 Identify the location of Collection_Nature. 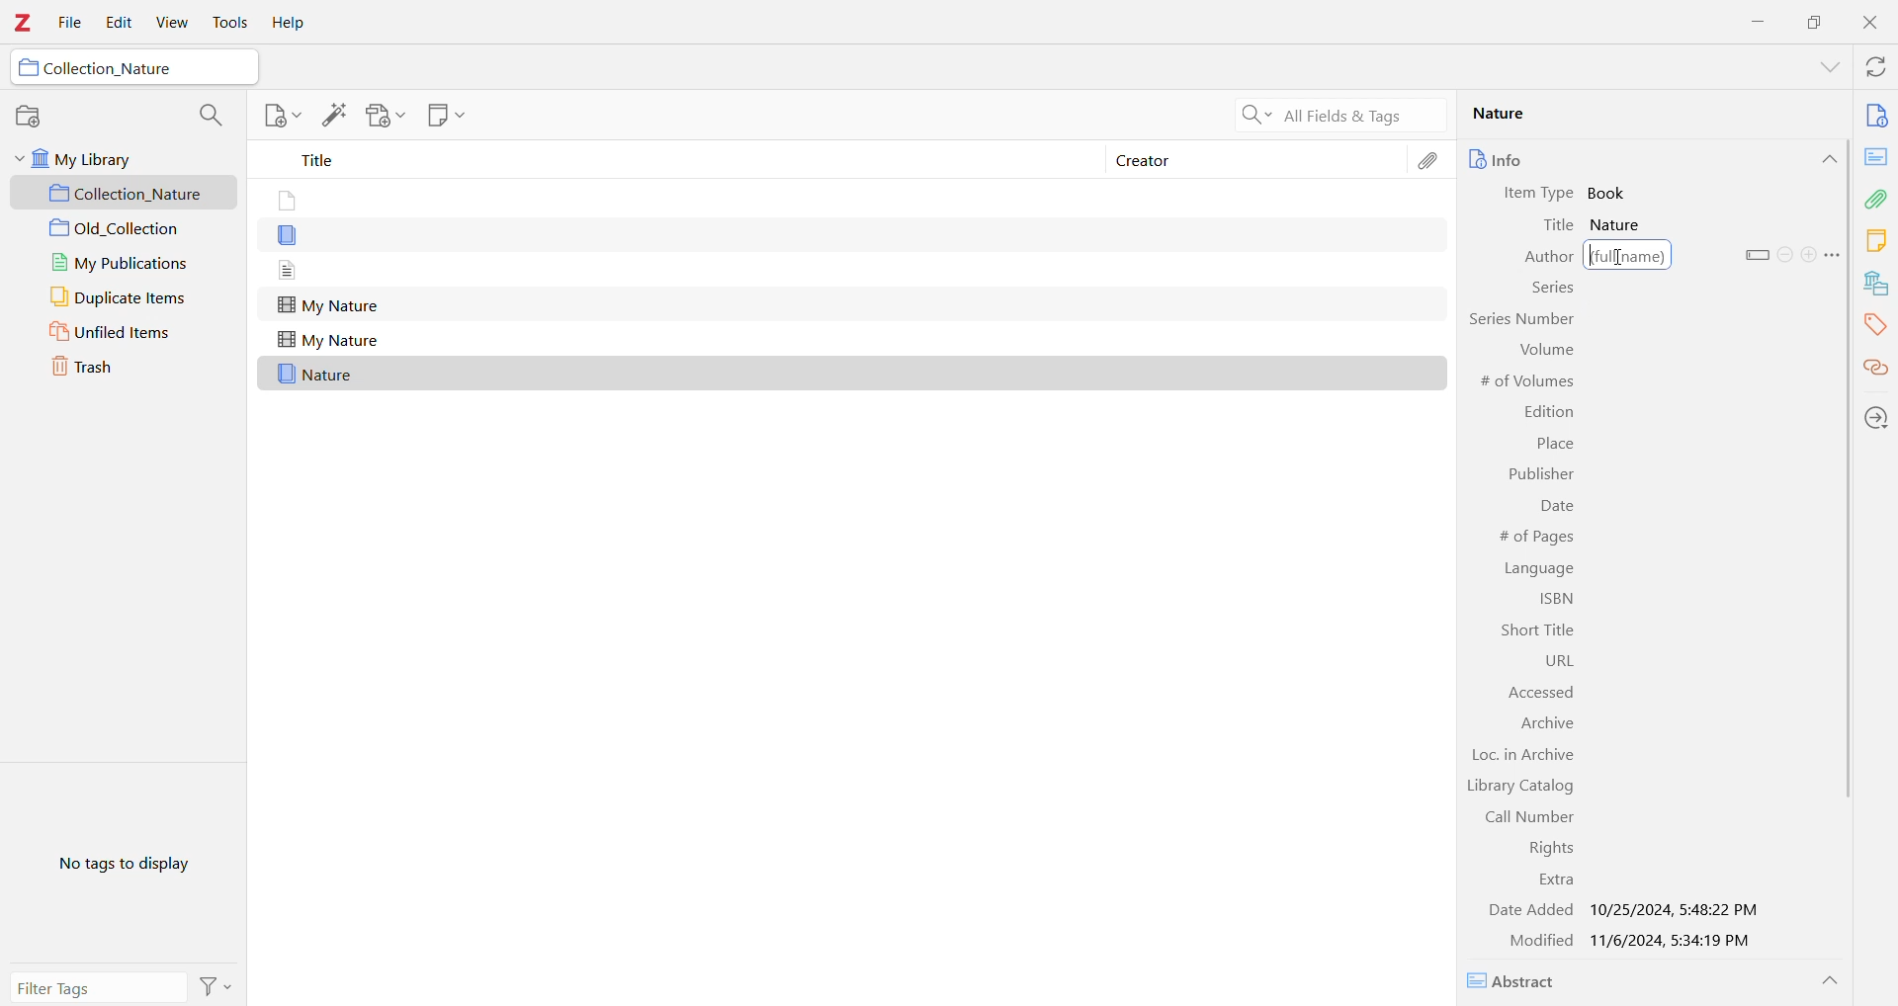
(110, 68).